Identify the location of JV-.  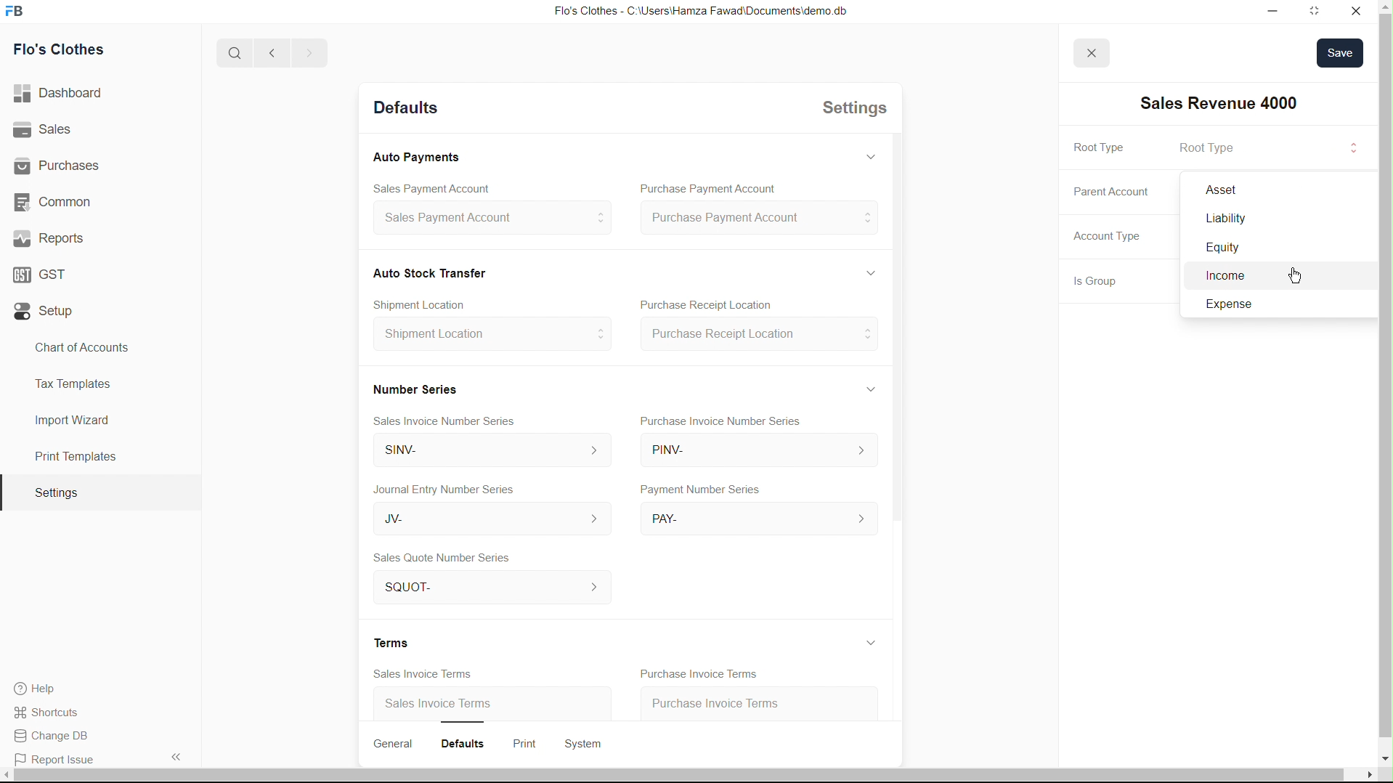
(491, 520).